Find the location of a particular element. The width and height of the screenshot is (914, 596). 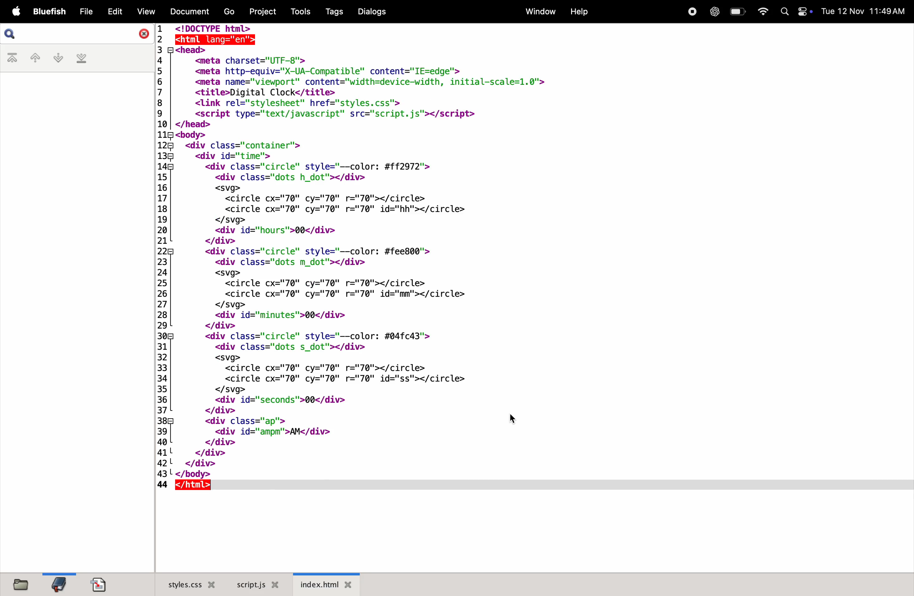

tags is located at coordinates (336, 11).